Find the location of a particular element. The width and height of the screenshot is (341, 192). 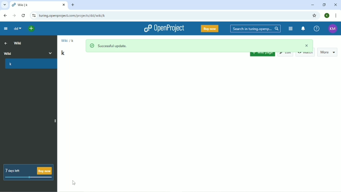

Watch is located at coordinates (305, 53).